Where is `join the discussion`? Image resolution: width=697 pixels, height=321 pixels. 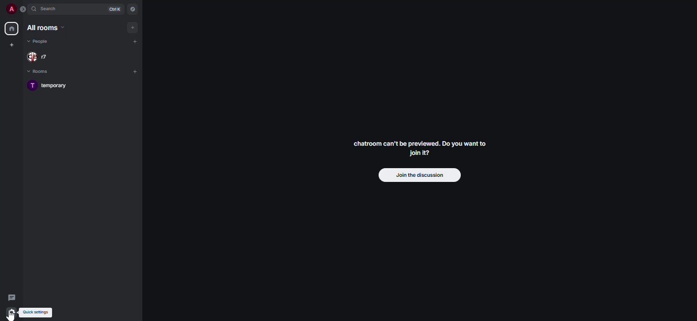
join the discussion is located at coordinates (419, 174).